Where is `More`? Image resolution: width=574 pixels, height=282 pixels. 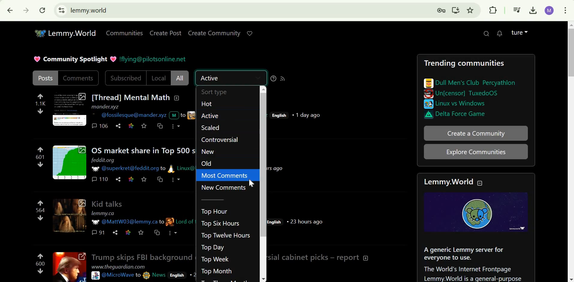 More is located at coordinates (173, 233).